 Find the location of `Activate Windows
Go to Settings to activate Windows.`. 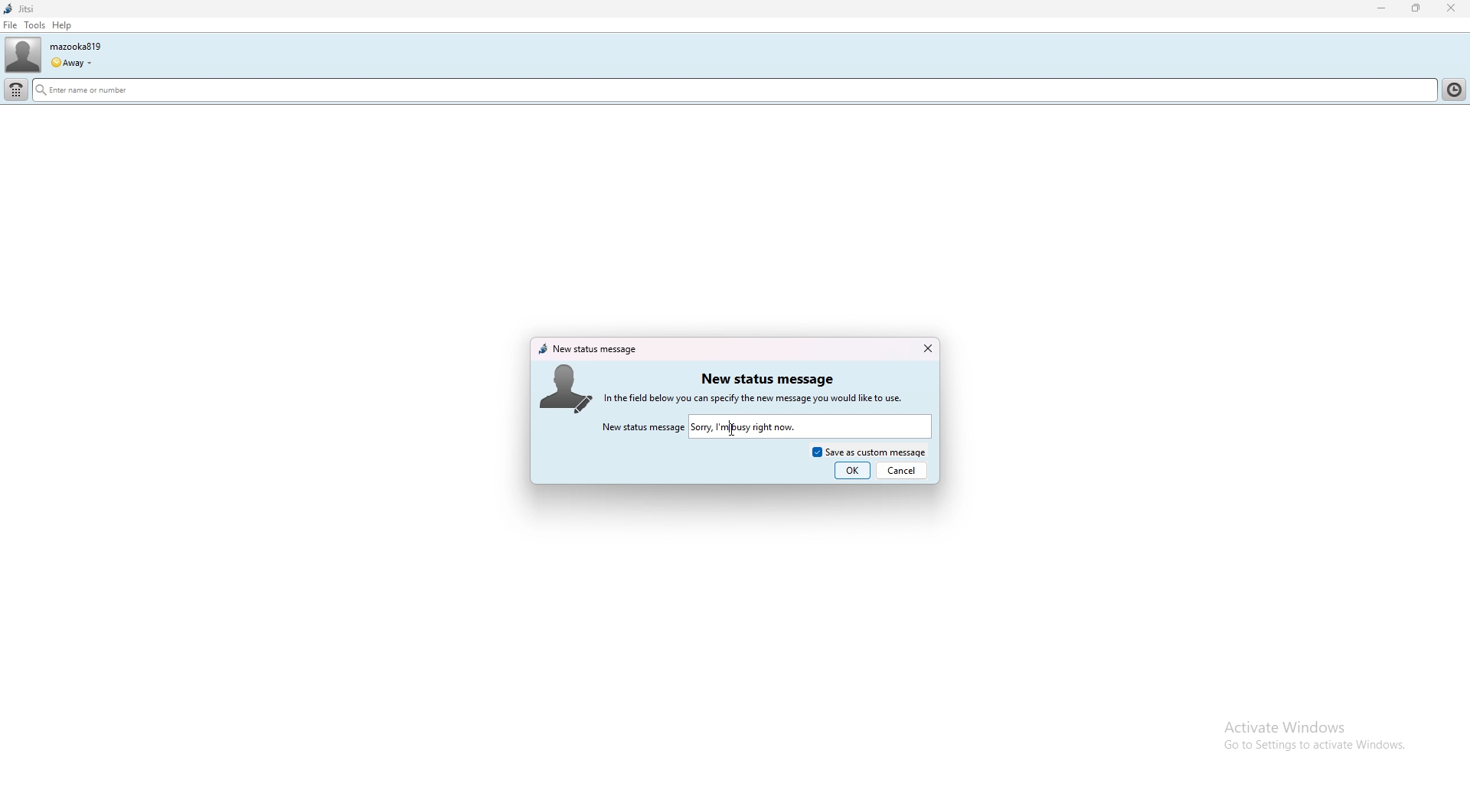

Activate Windows
Go to Settings to activate Windows. is located at coordinates (1299, 735).